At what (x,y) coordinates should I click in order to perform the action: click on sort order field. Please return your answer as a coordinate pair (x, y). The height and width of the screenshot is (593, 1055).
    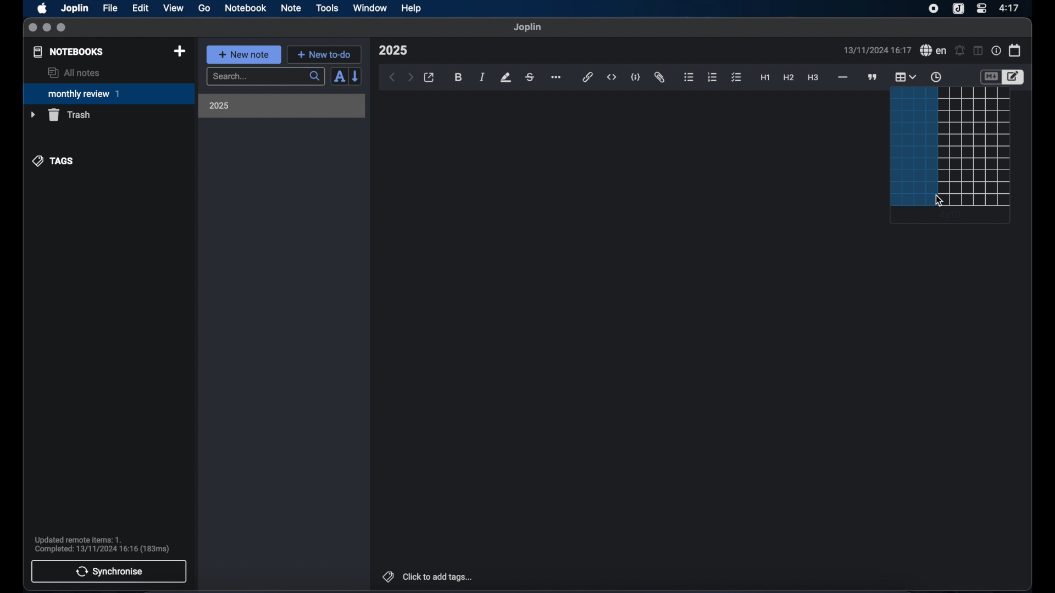
    Looking at the image, I should click on (339, 77).